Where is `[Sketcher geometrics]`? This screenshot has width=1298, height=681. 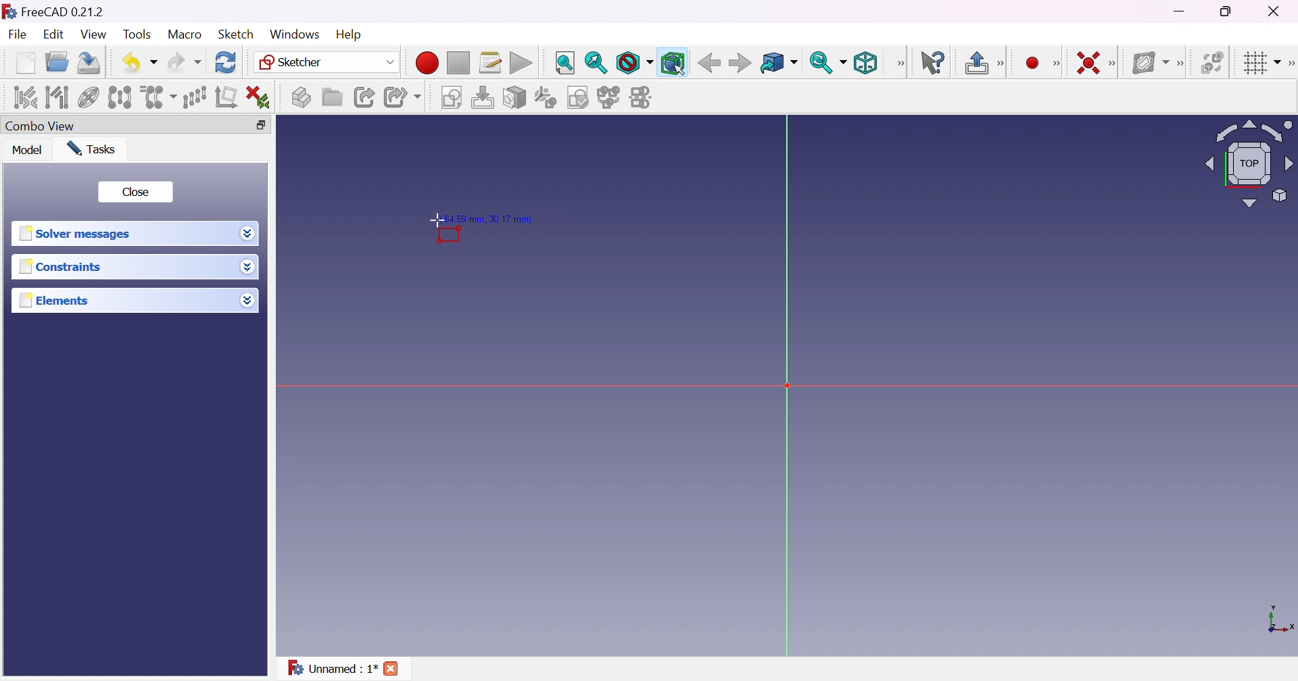
[Sketcher geometrics] is located at coordinates (1057, 61).